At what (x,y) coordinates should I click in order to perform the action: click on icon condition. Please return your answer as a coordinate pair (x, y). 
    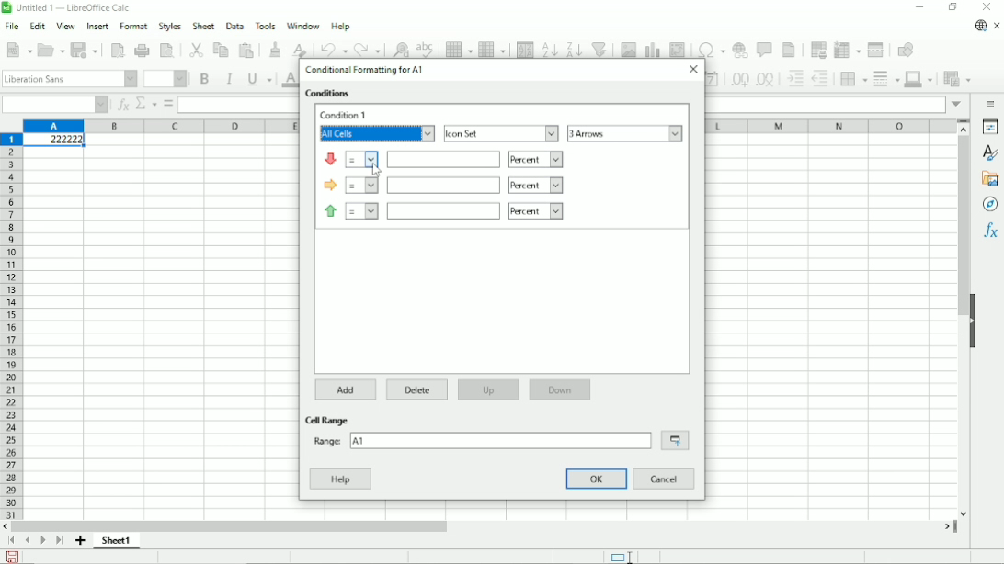
    Looking at the image, I should click on (411, 159).